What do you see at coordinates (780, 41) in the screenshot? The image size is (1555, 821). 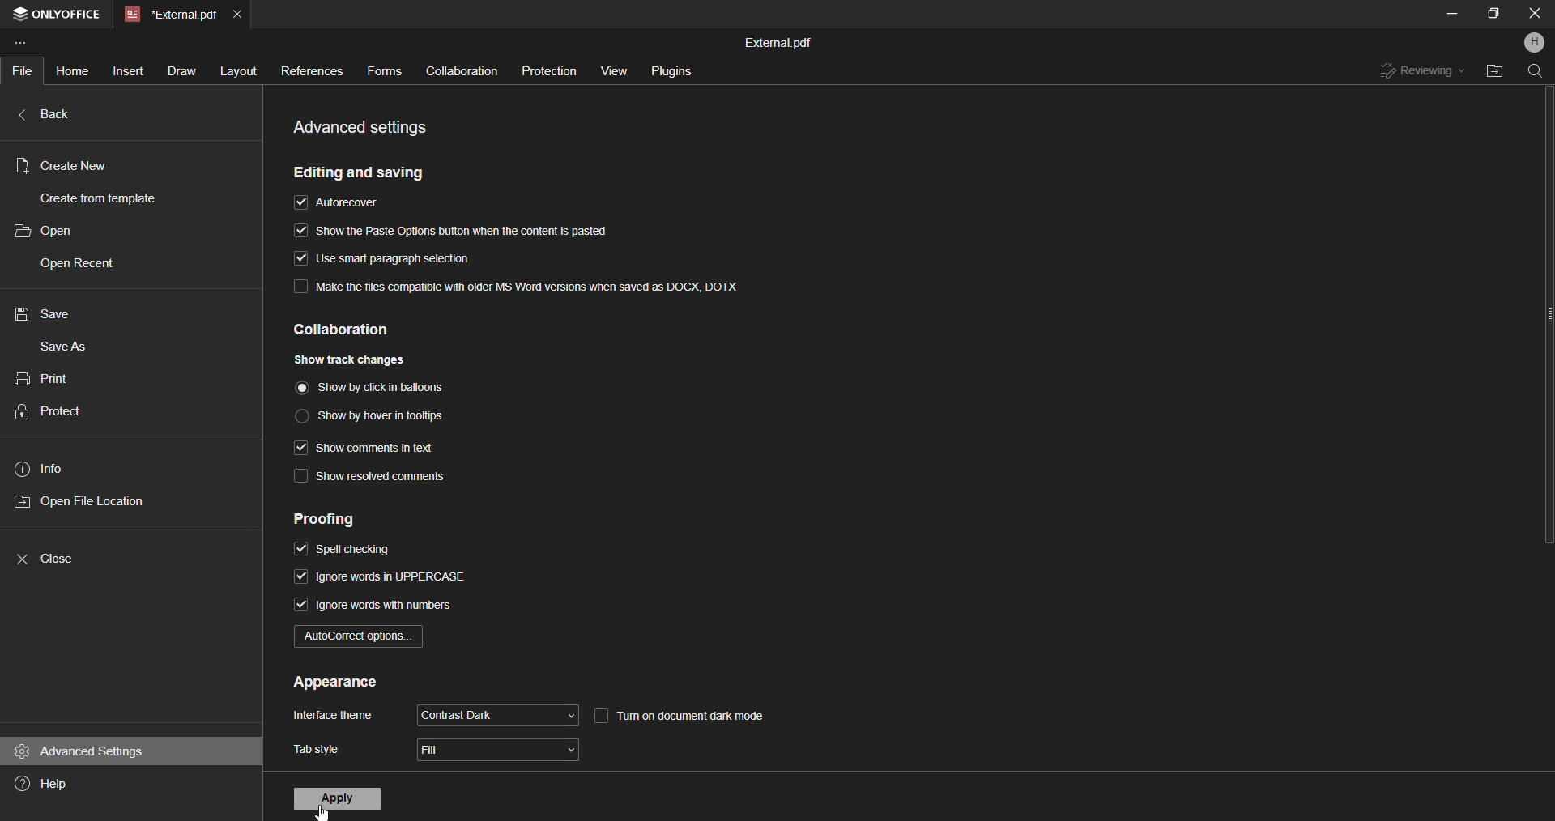 I see `External.pdf(File name)` at bounding box center [780, 41].